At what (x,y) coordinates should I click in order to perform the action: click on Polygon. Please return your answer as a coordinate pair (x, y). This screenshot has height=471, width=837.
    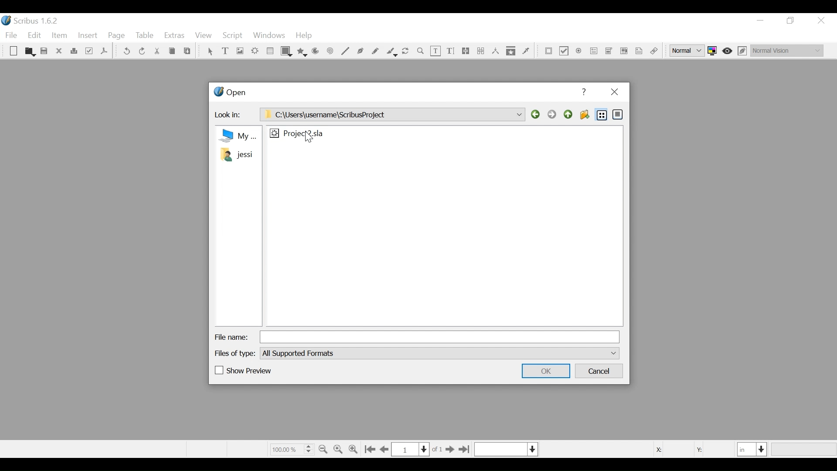
    Looking at the image, I should click on (303, 51).